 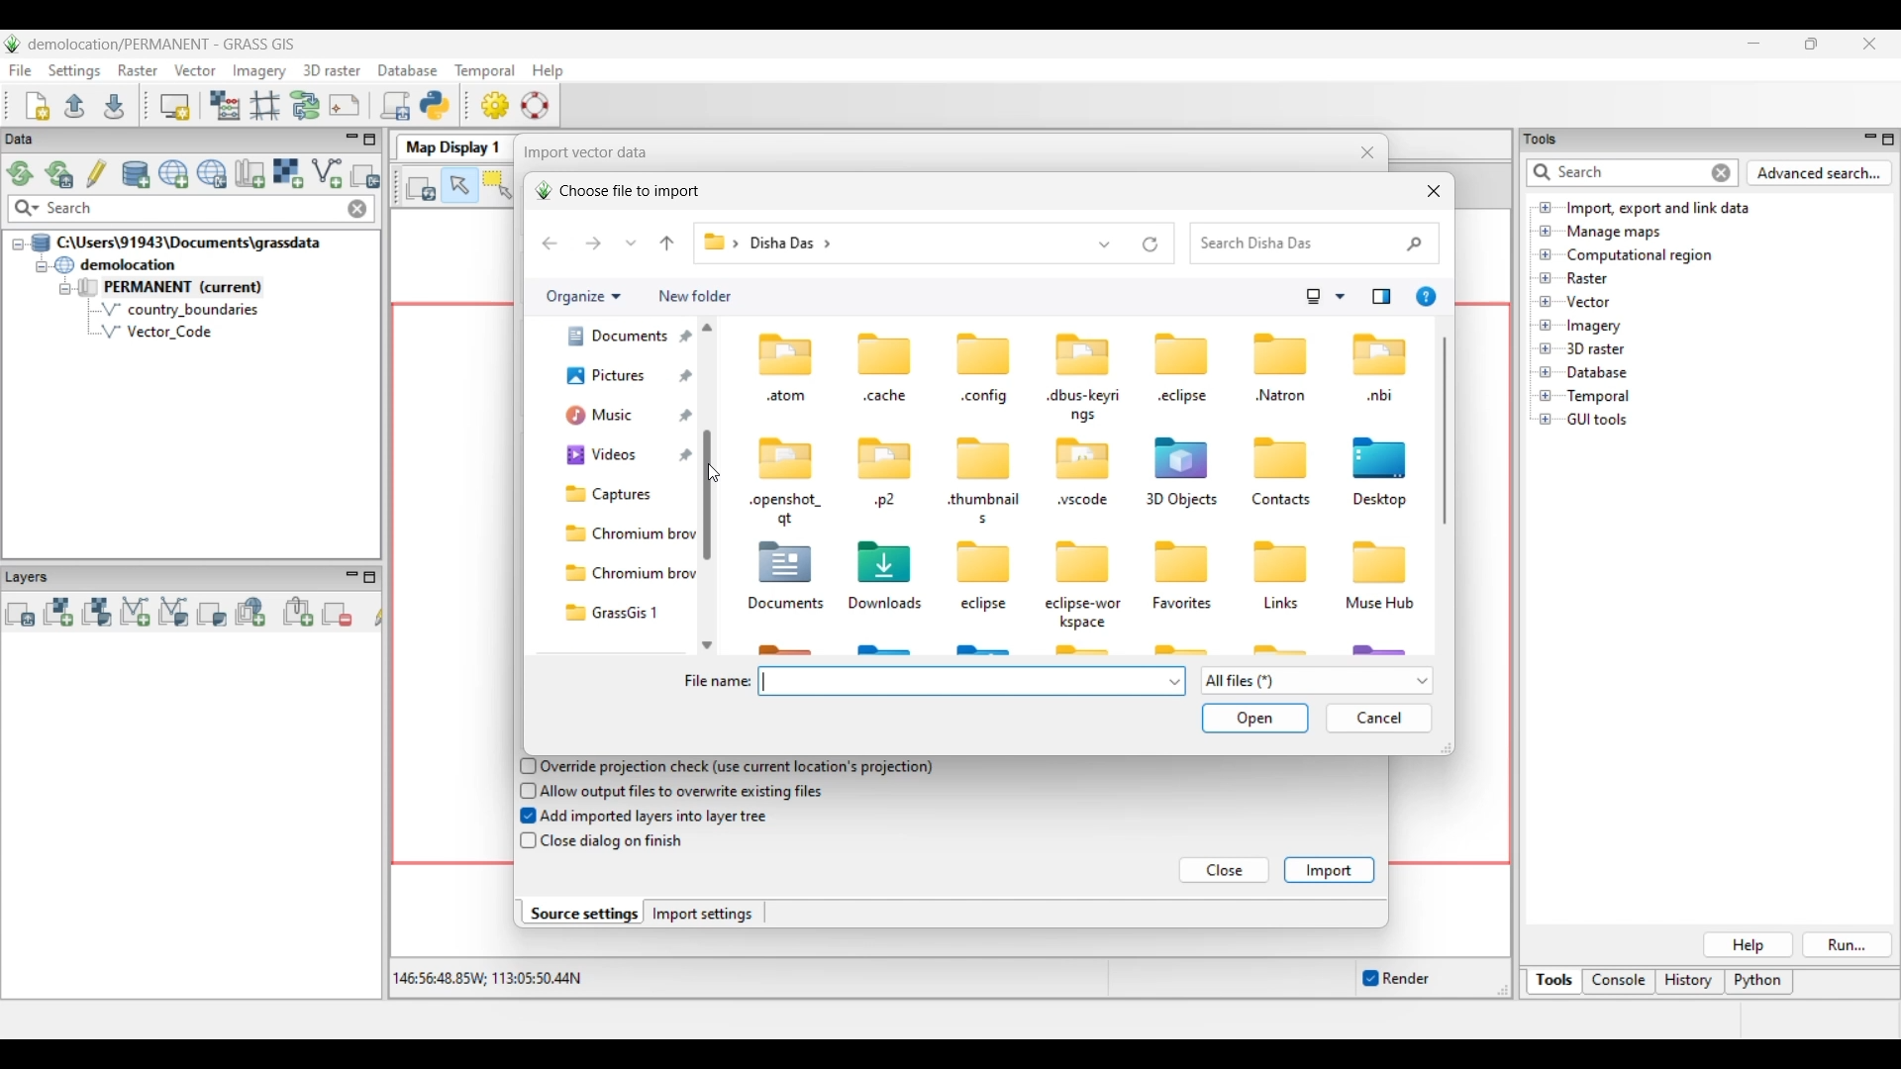 I want to click on Double click to see files under GUI tools, so click(x=1598, y=420).